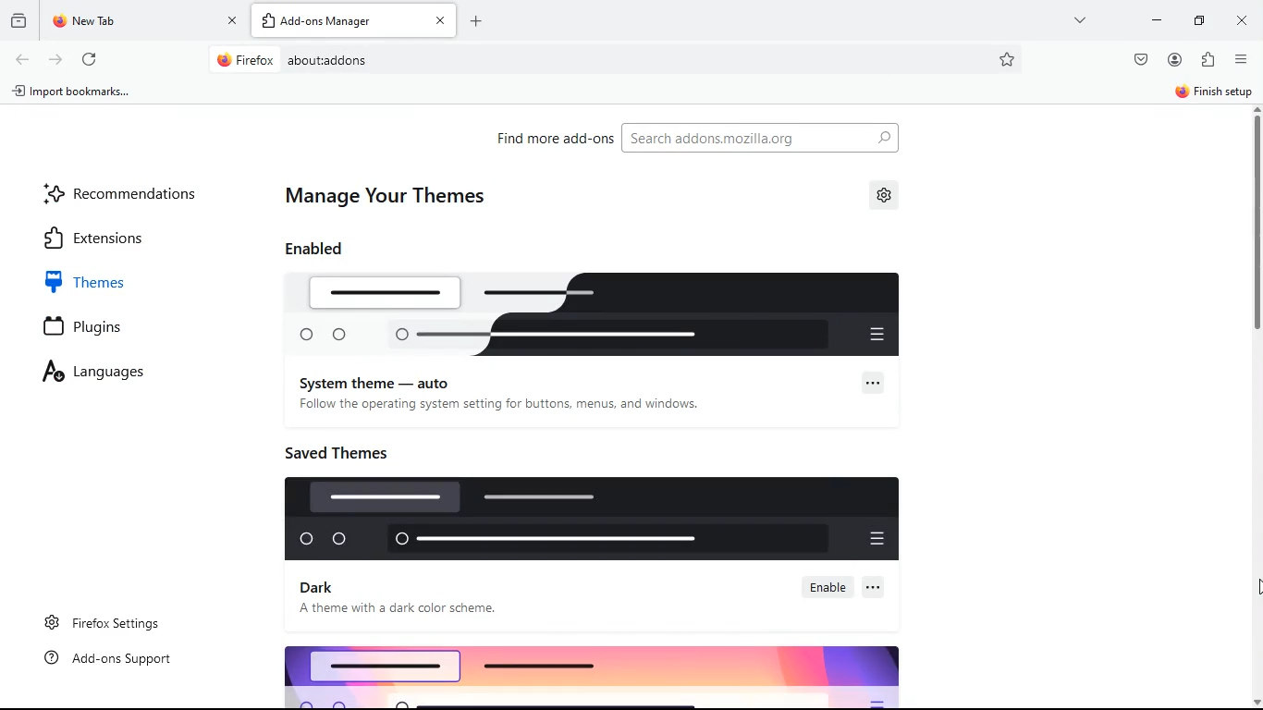 This screenshot has height=710, width=1263. I want to click on Firefox, so click(246, 59).